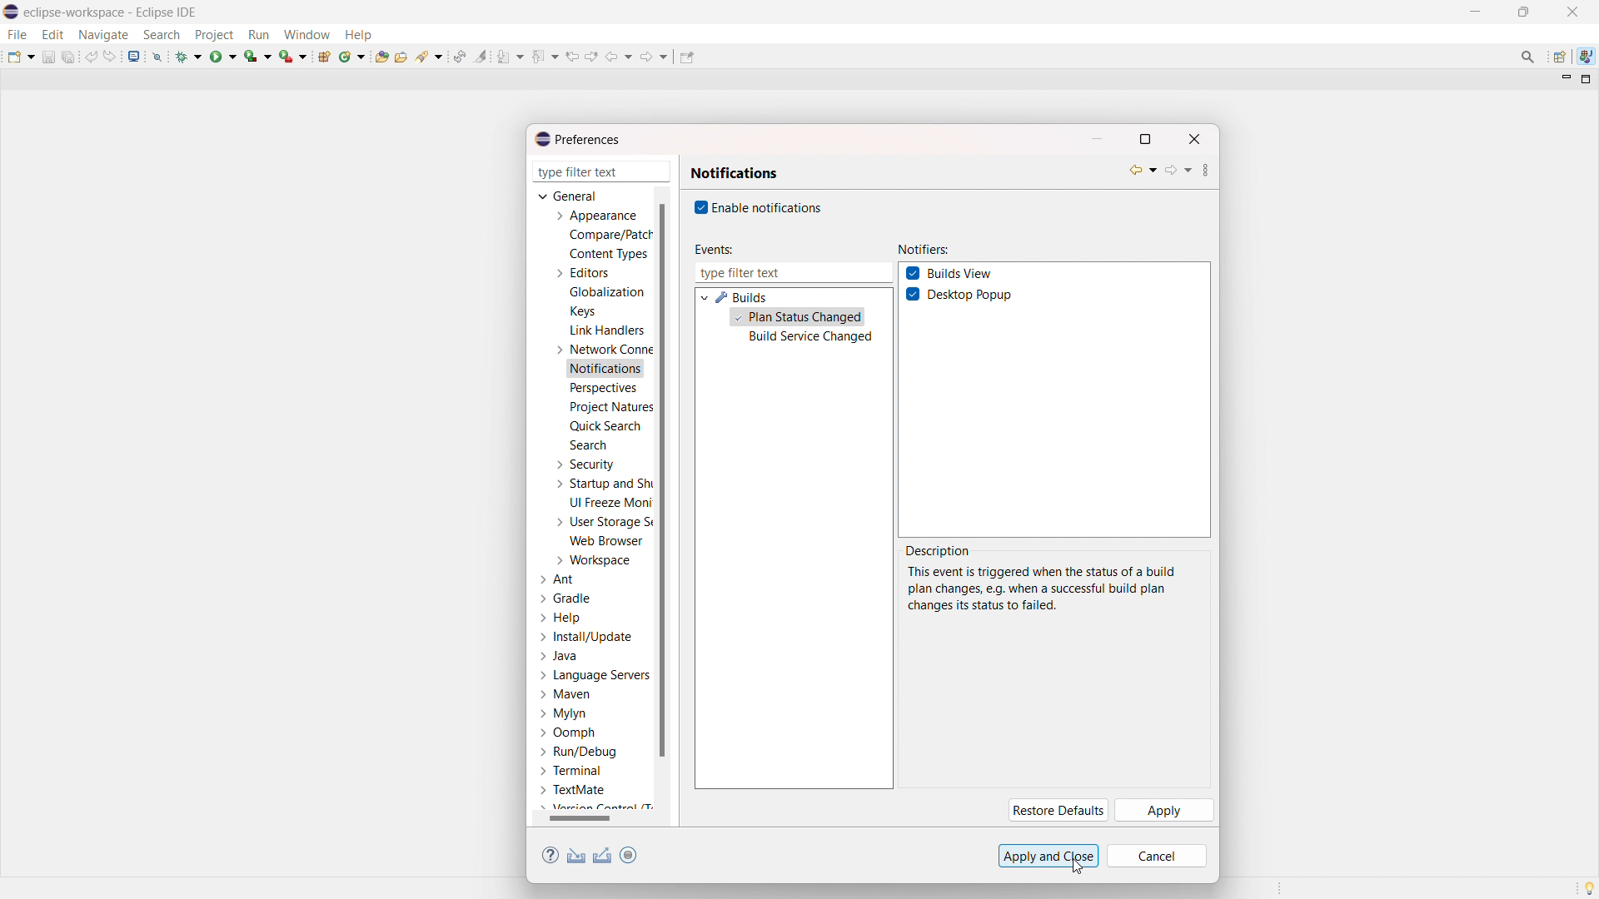 This screenshot has width=1599, height=899. What do you see at coordinates (102, 34) in the screenshot?
I see `navigate` at bounding box center [102, 34].